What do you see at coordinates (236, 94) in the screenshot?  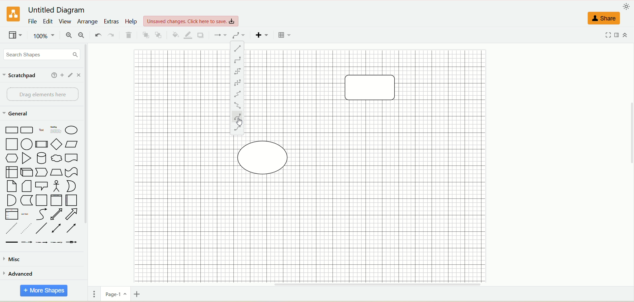 I see `isometric` at bounding box center [236, 94].